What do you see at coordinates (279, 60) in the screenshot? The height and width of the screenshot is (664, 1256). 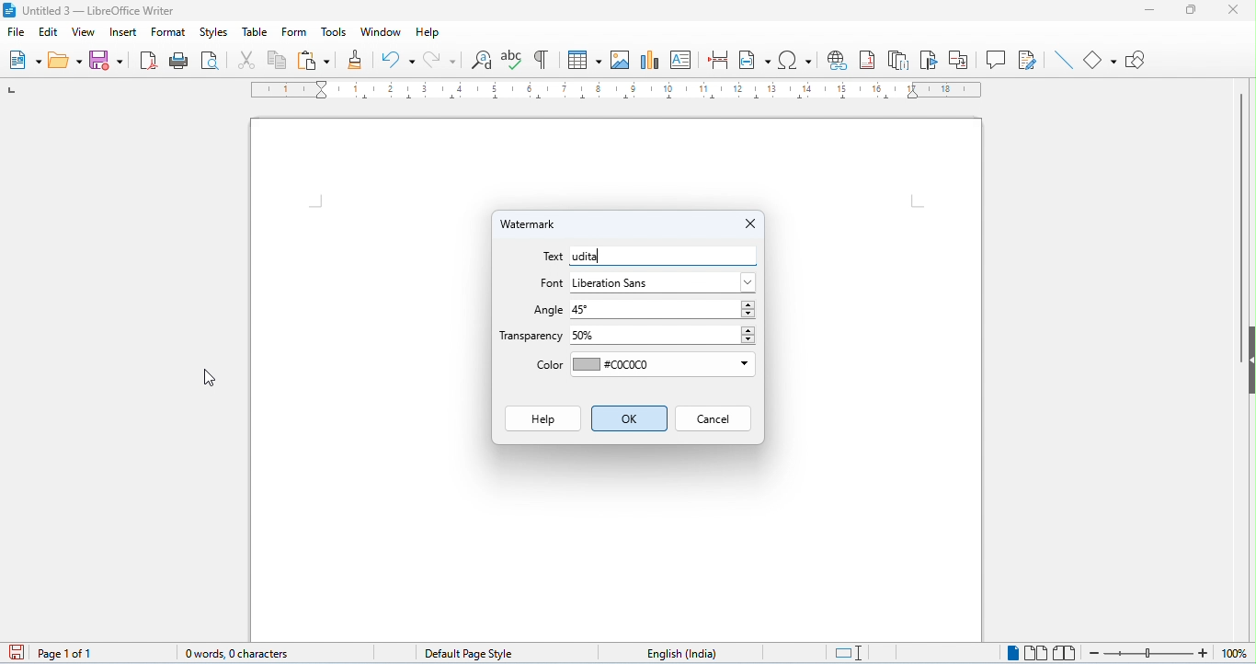 I see `copy` at bounding box center [279, 60].